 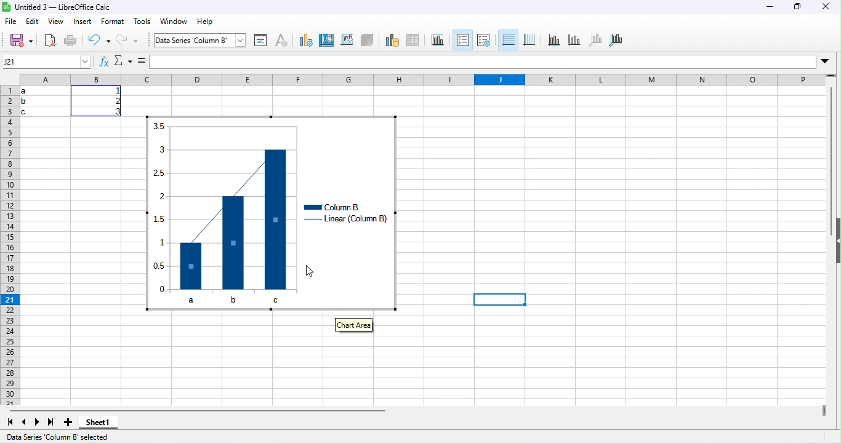 What do you see at coordinates (835, 241) in the screenshot?
I see `height` at bounding box center [835, 241].